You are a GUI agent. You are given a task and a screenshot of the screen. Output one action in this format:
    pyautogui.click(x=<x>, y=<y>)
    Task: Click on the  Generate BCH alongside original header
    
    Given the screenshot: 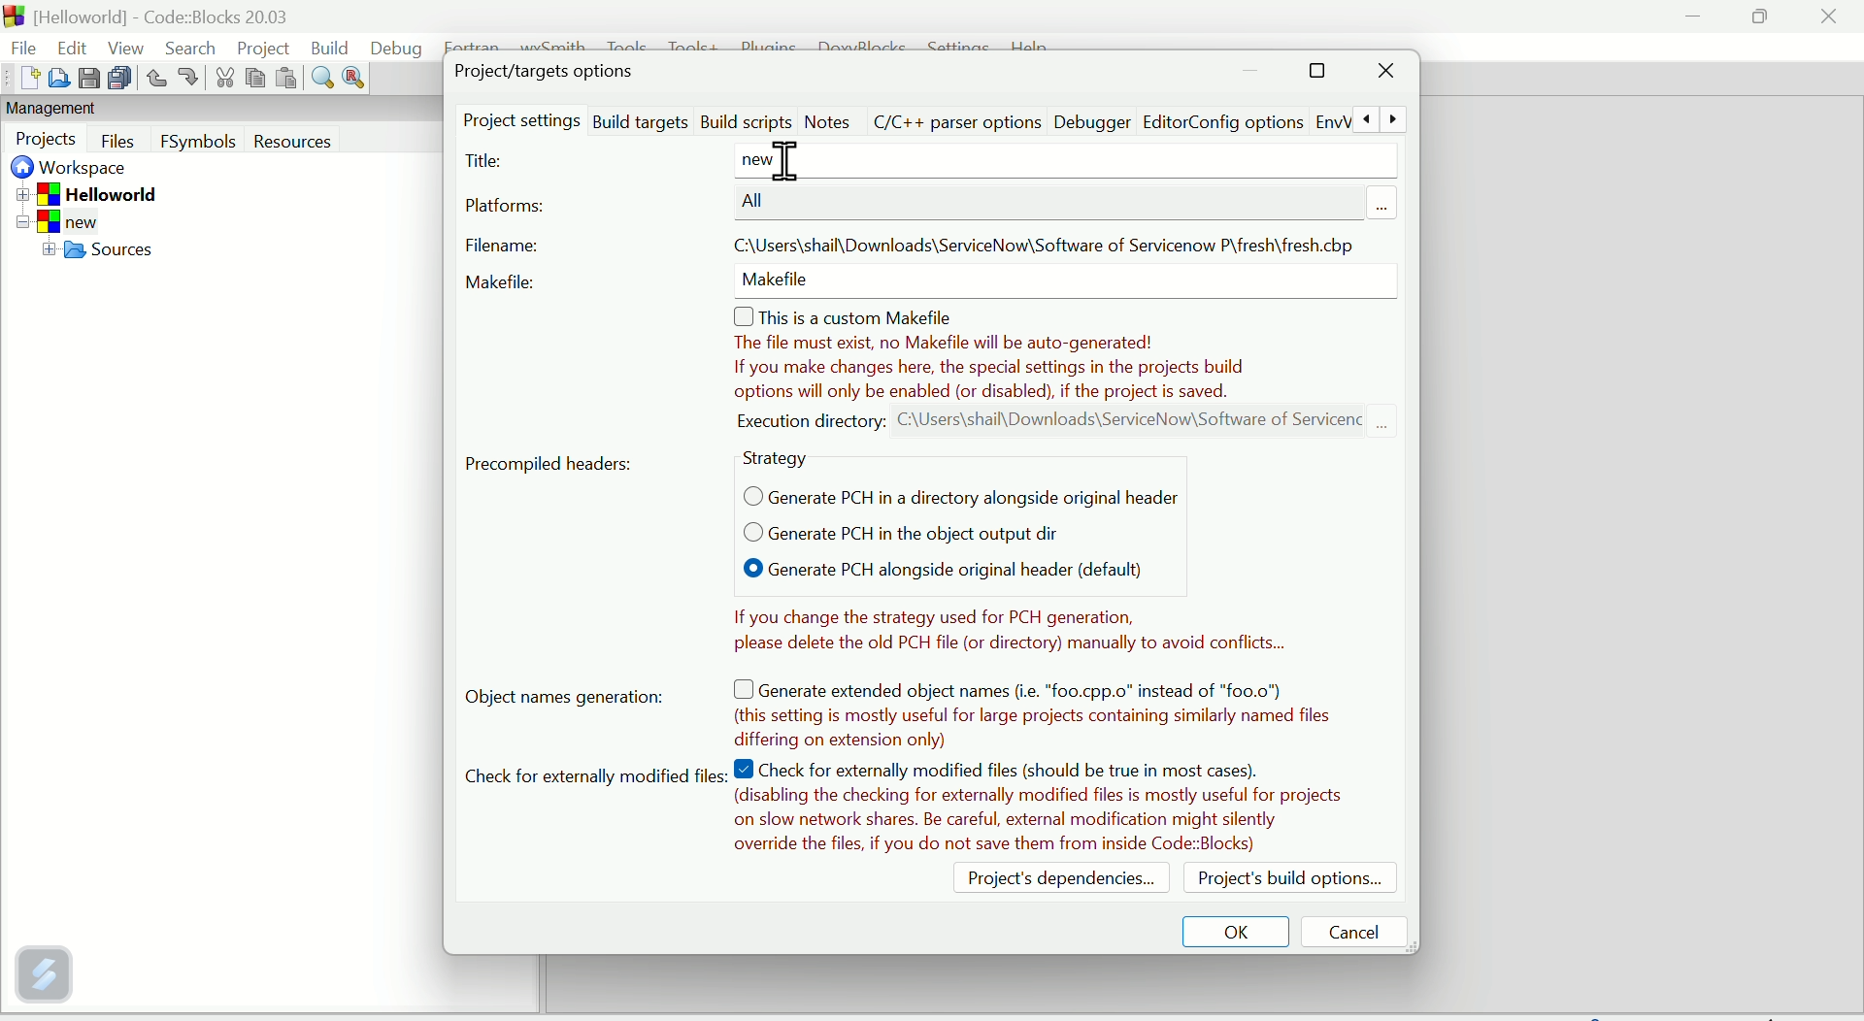 What is the action you would take?
    pyautogui.click(x=920, y=571)
    